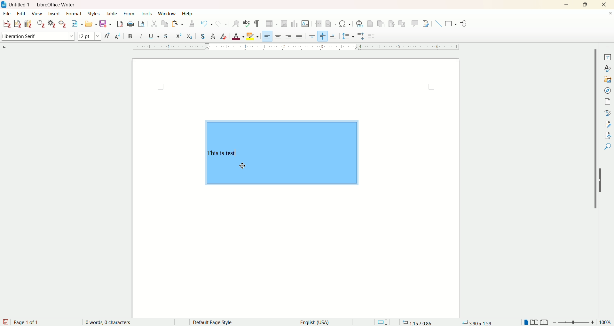  What do you see at coordinates (55, 14) in the screenshot?
I see `insert` at bounding box center [55, 14].